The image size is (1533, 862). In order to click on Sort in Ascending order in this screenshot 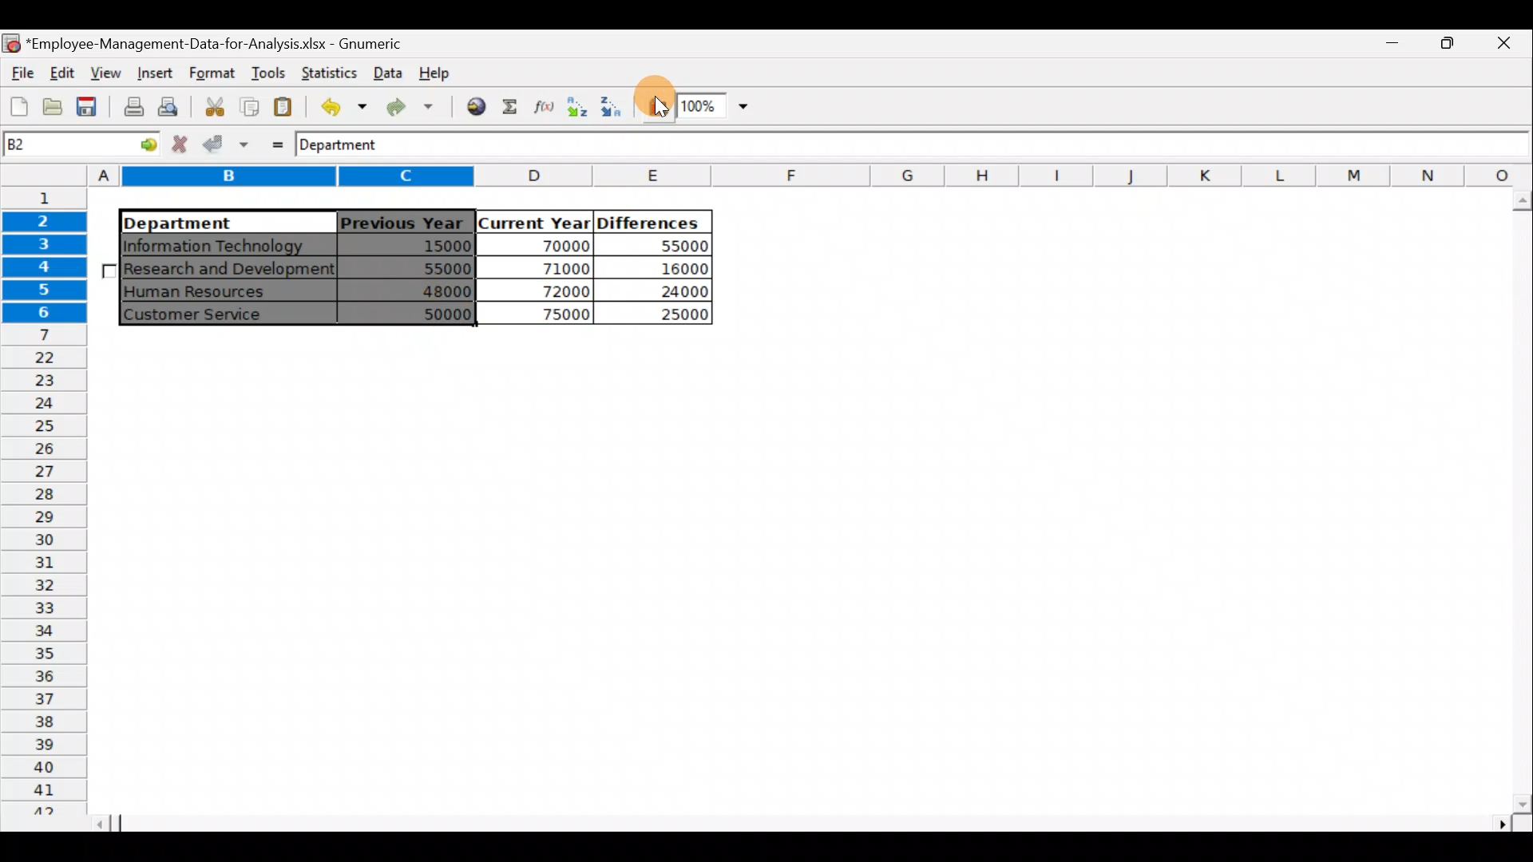, I will do `click(576, 106)`.